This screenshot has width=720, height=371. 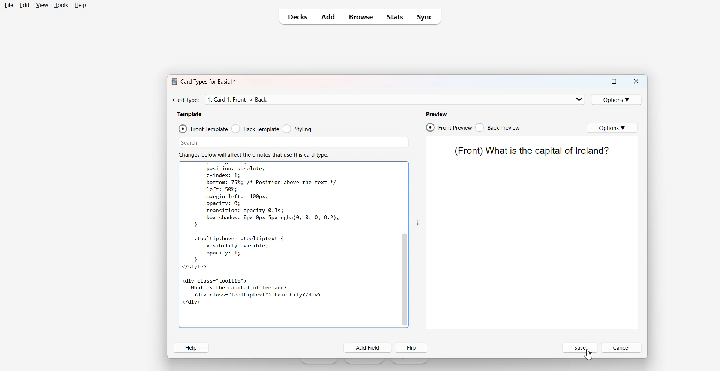 I want to click on Add Field, so click(x=368, y=348).